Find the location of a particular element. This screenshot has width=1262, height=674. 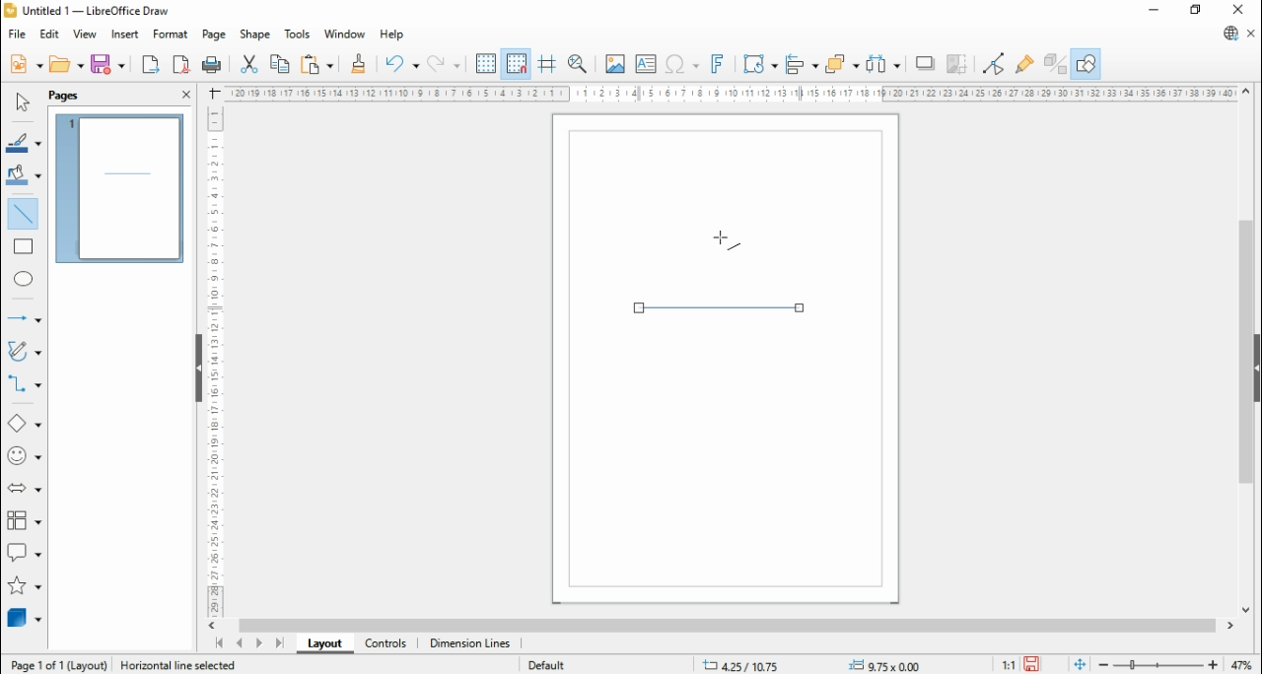

Scale is located at coordinates (215, 361).